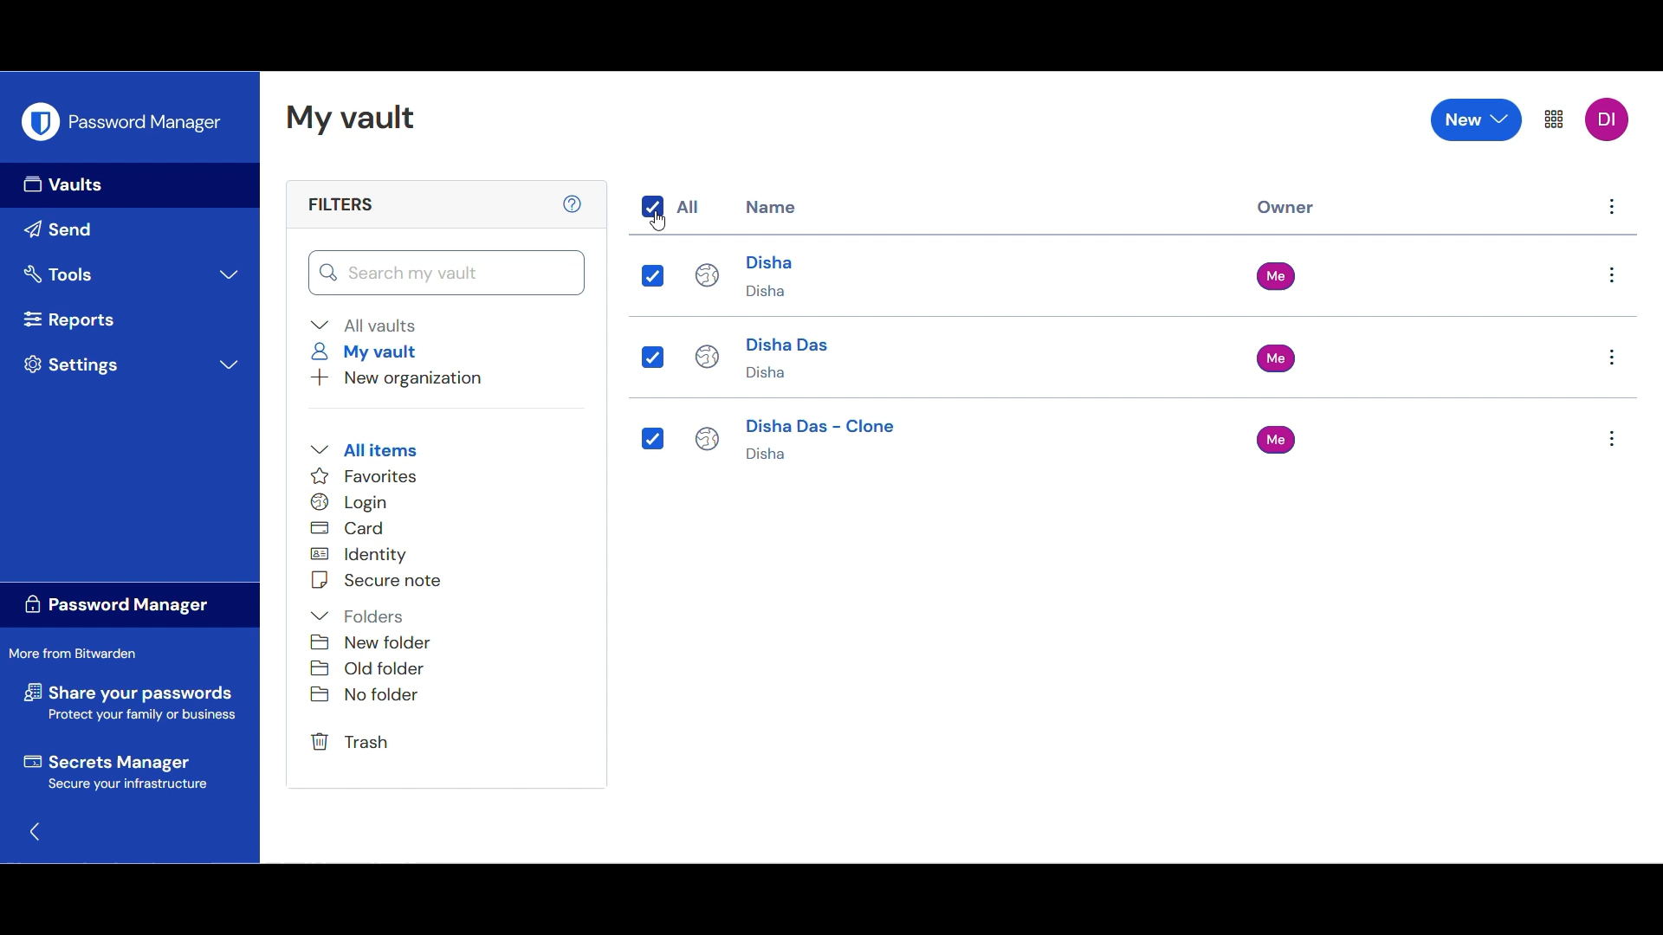 The width and height of the screenshot is (1663, 935). Describe the element at coordinates (1612, 358) in the screenshot. I see `Settings for each item respectively` at that location.